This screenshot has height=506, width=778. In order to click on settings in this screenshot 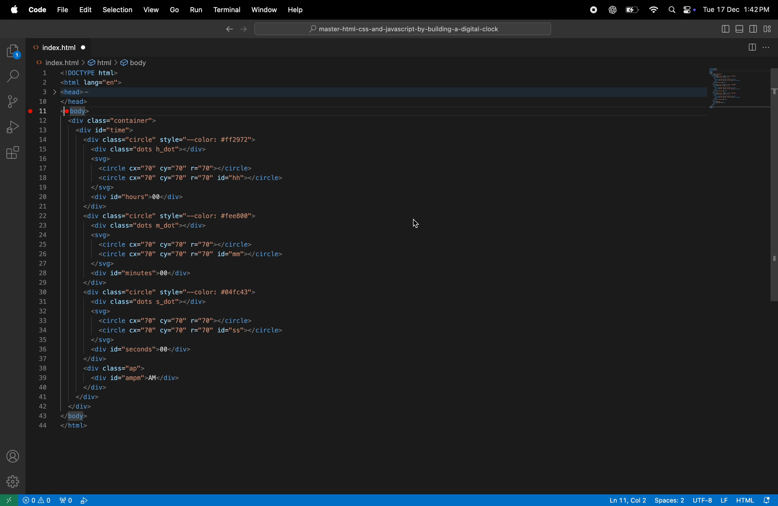, I will do `click(11, 481)`.